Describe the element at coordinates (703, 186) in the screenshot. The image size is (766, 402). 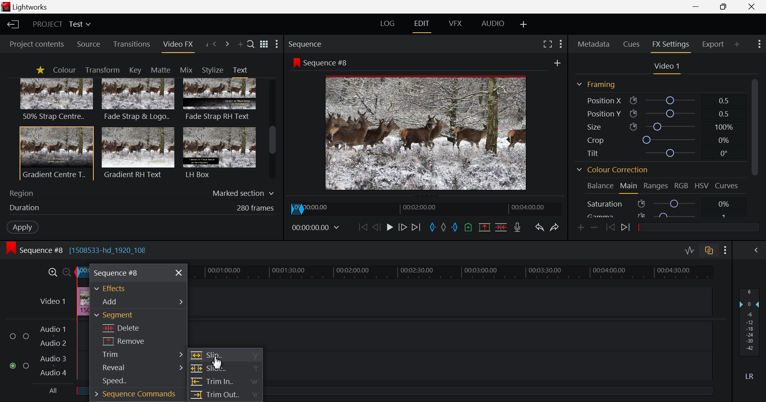
I see `HSV` at that location.